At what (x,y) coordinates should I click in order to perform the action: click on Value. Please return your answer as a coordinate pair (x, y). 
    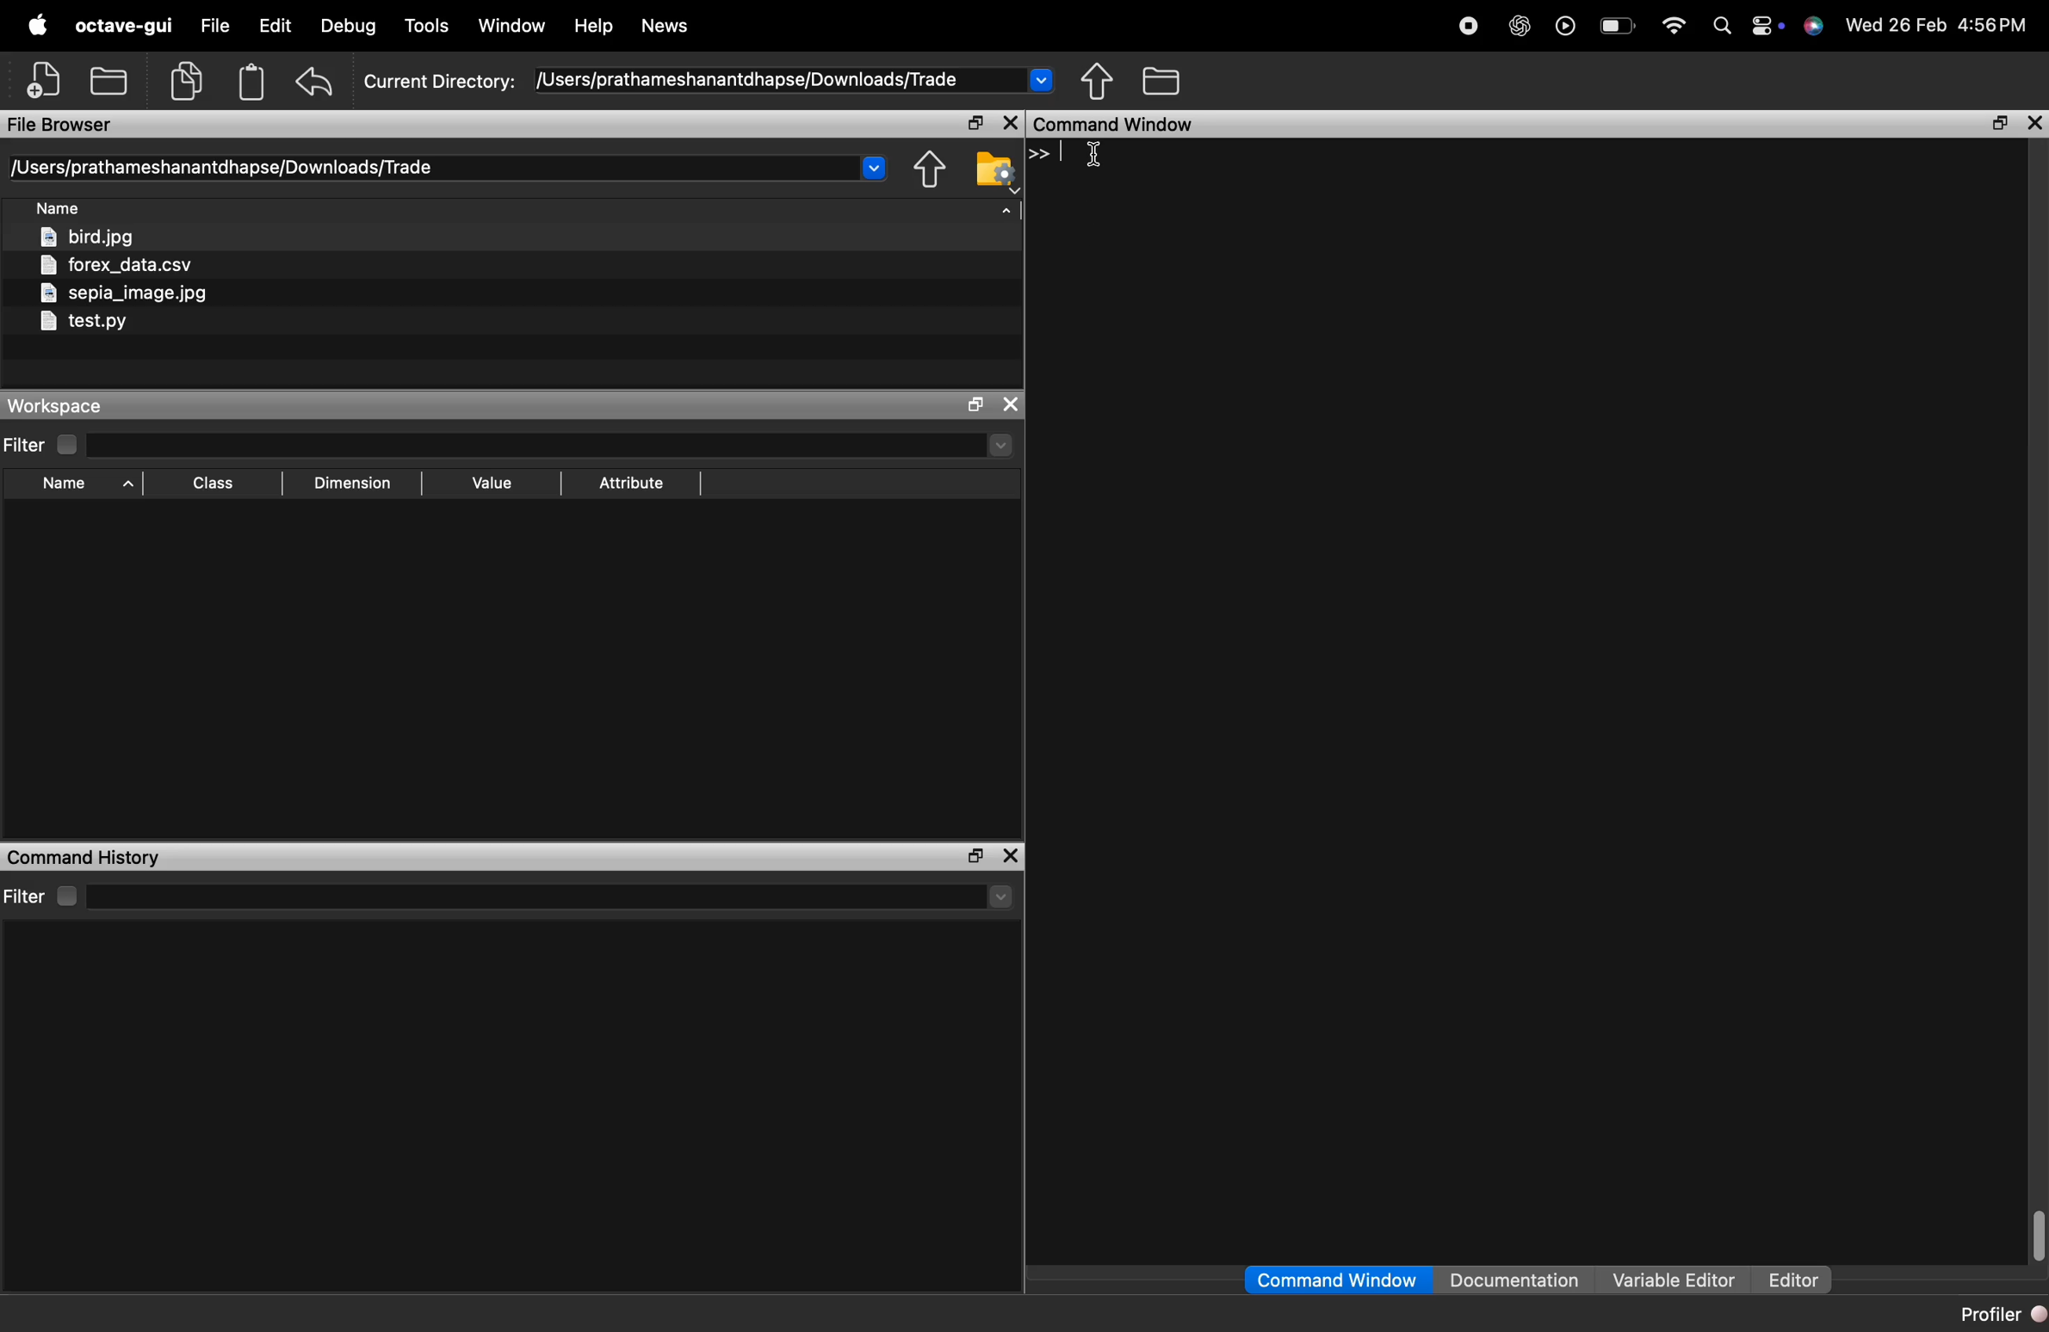
    Looking at the image, I should click on (491, 483).